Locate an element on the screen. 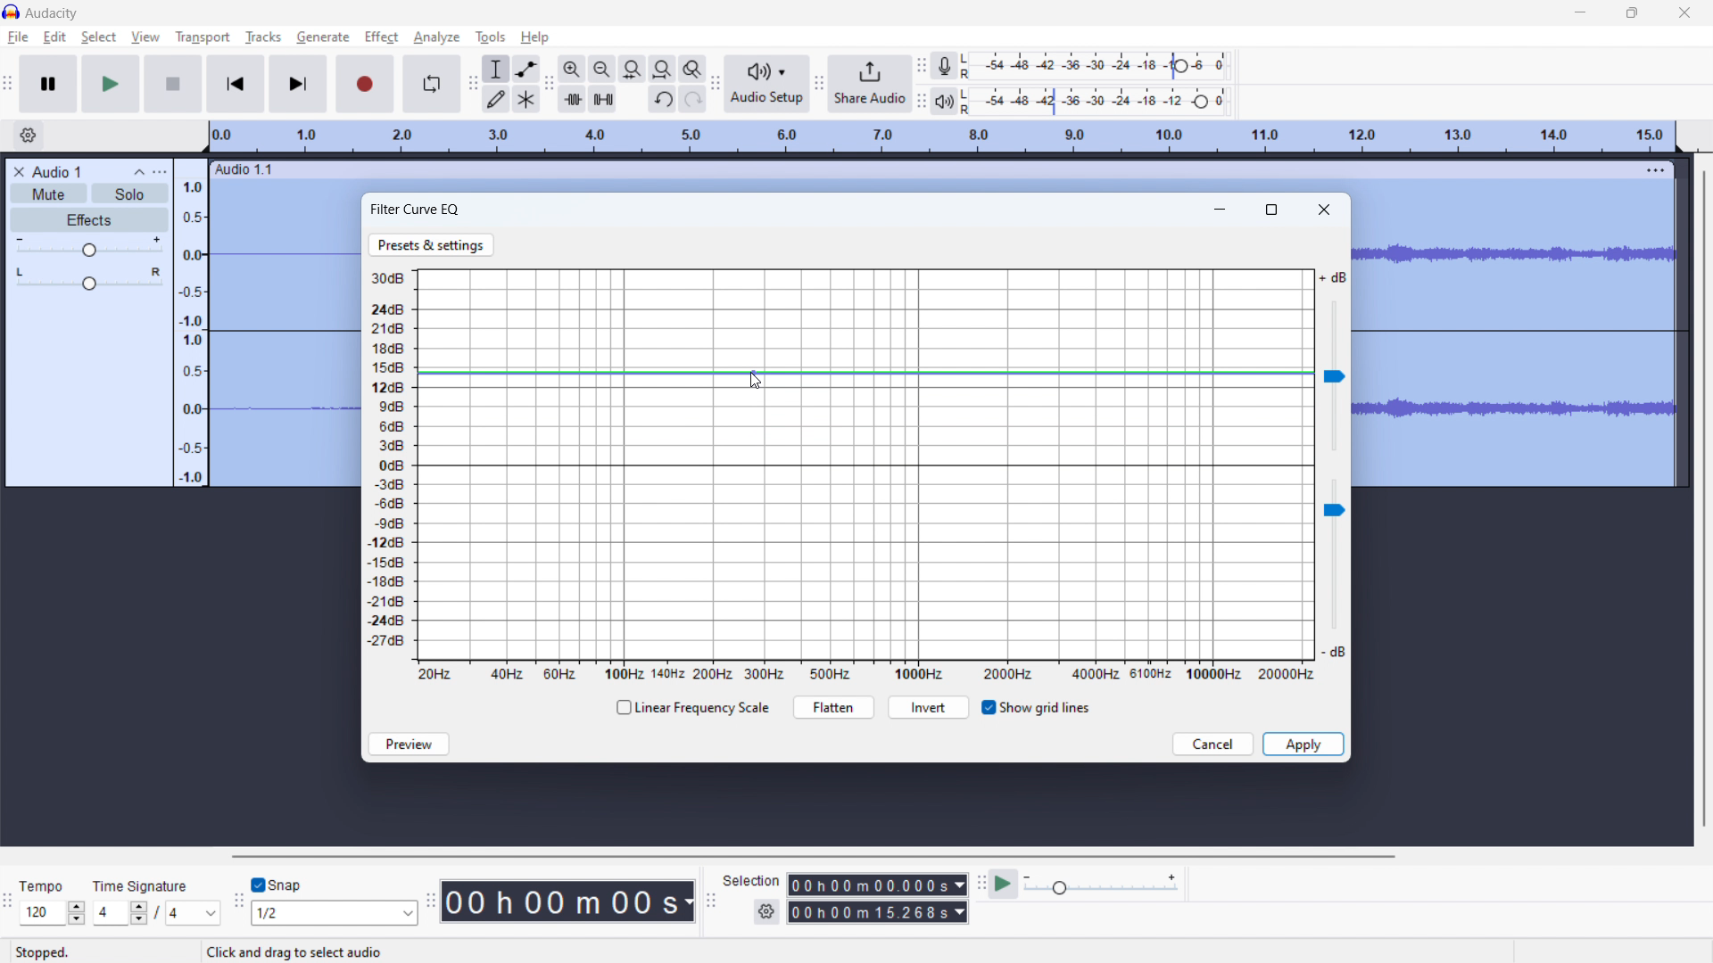  solo is located at coordinates (129, 193).